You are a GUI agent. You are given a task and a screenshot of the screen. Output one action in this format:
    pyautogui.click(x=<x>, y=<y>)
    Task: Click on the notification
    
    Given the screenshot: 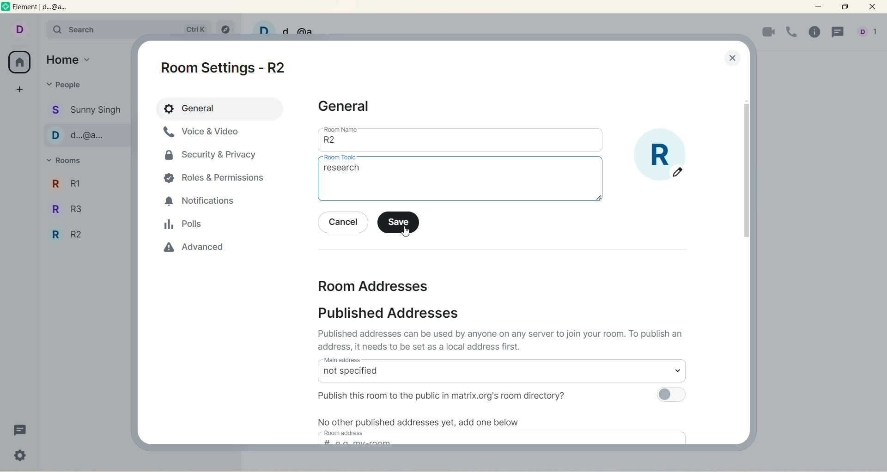 What is the action you would take?
    pyautogui.click(x=202, y=202)
    